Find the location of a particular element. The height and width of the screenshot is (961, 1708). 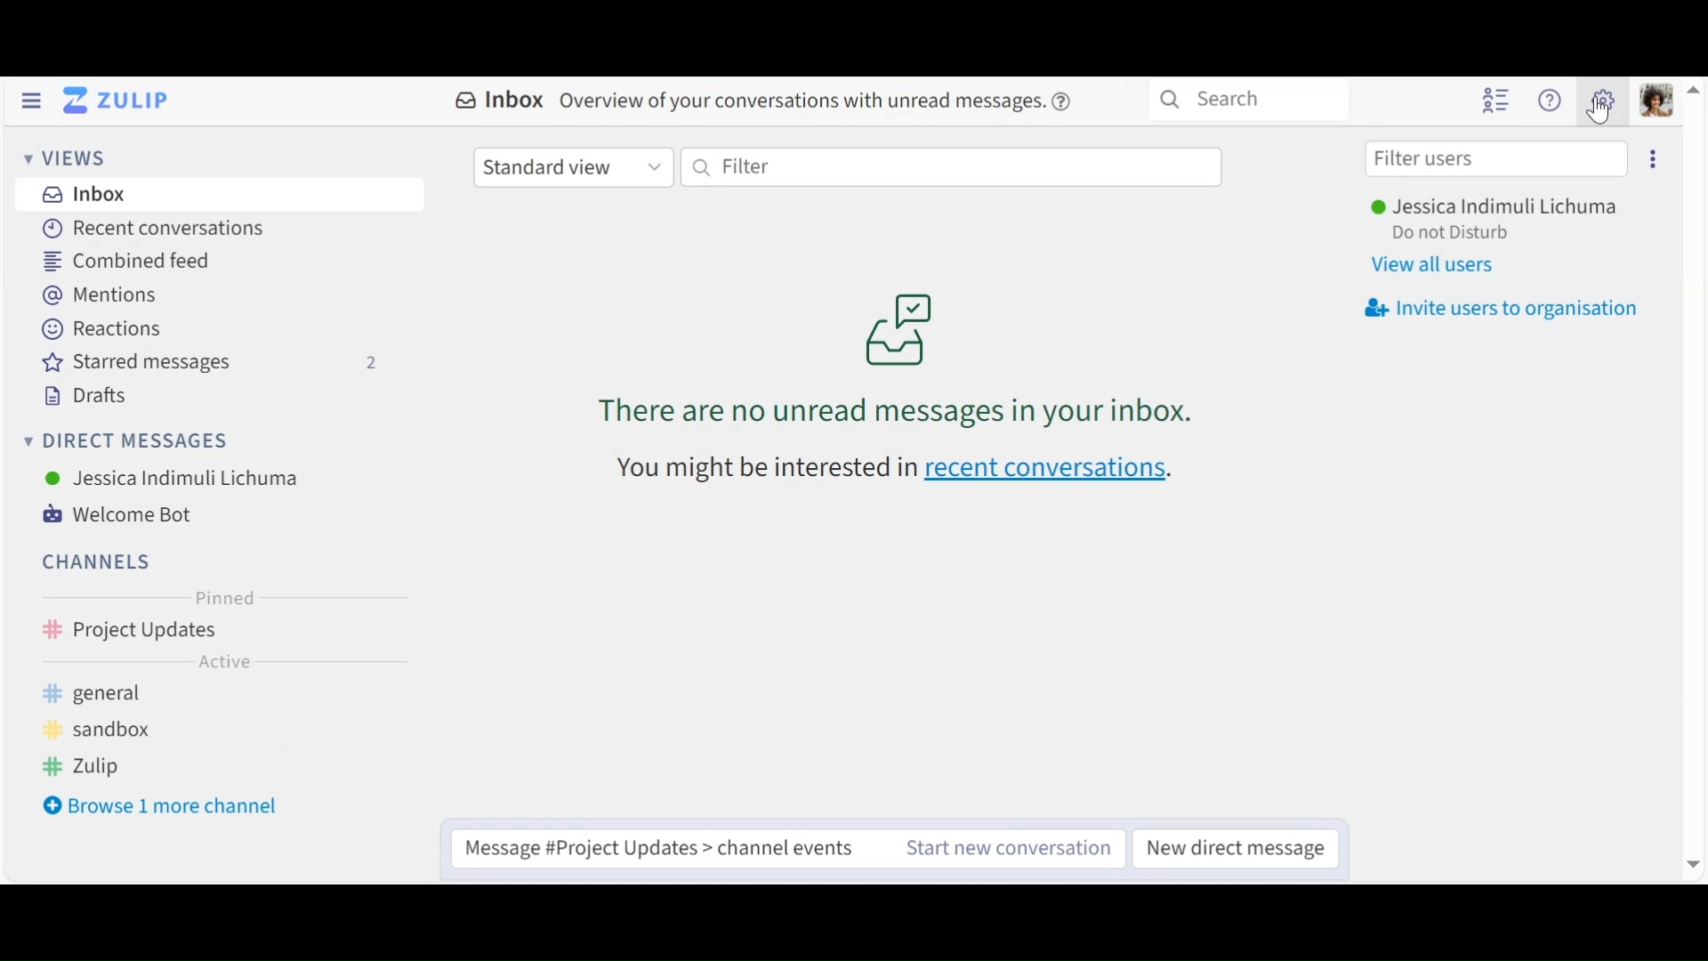

Mentions is located at coordinates (97, 293).